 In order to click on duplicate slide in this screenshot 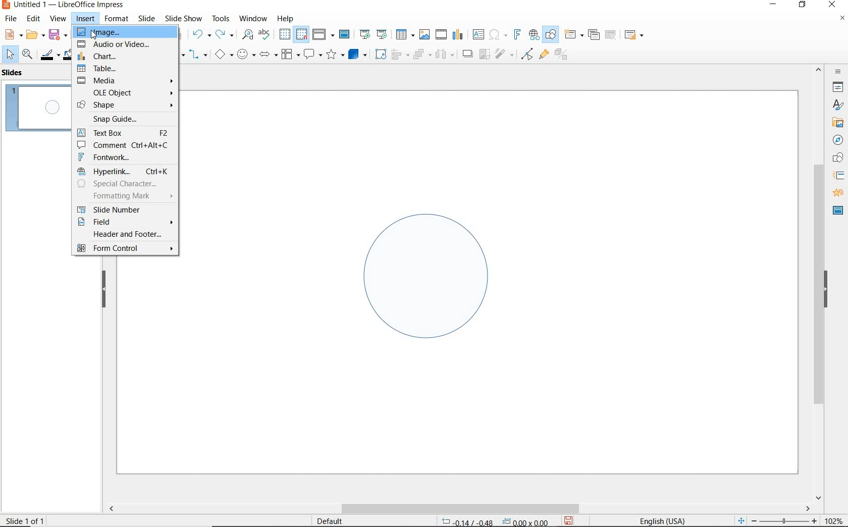, I will do `click(594, 35)`.